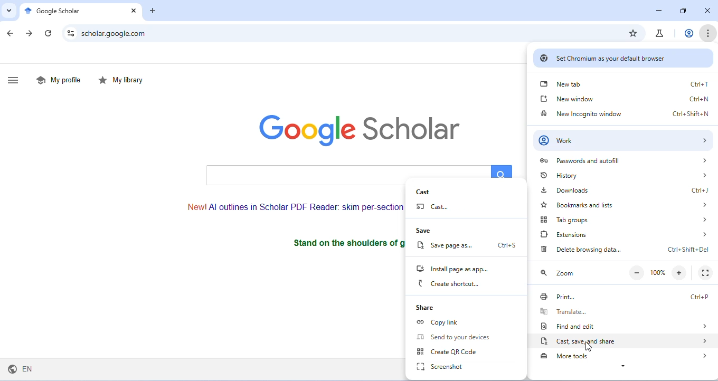 The image size is (718, 381). Describe the element at coordinates (687, 32) in the screenshot. I see `account` at that location.